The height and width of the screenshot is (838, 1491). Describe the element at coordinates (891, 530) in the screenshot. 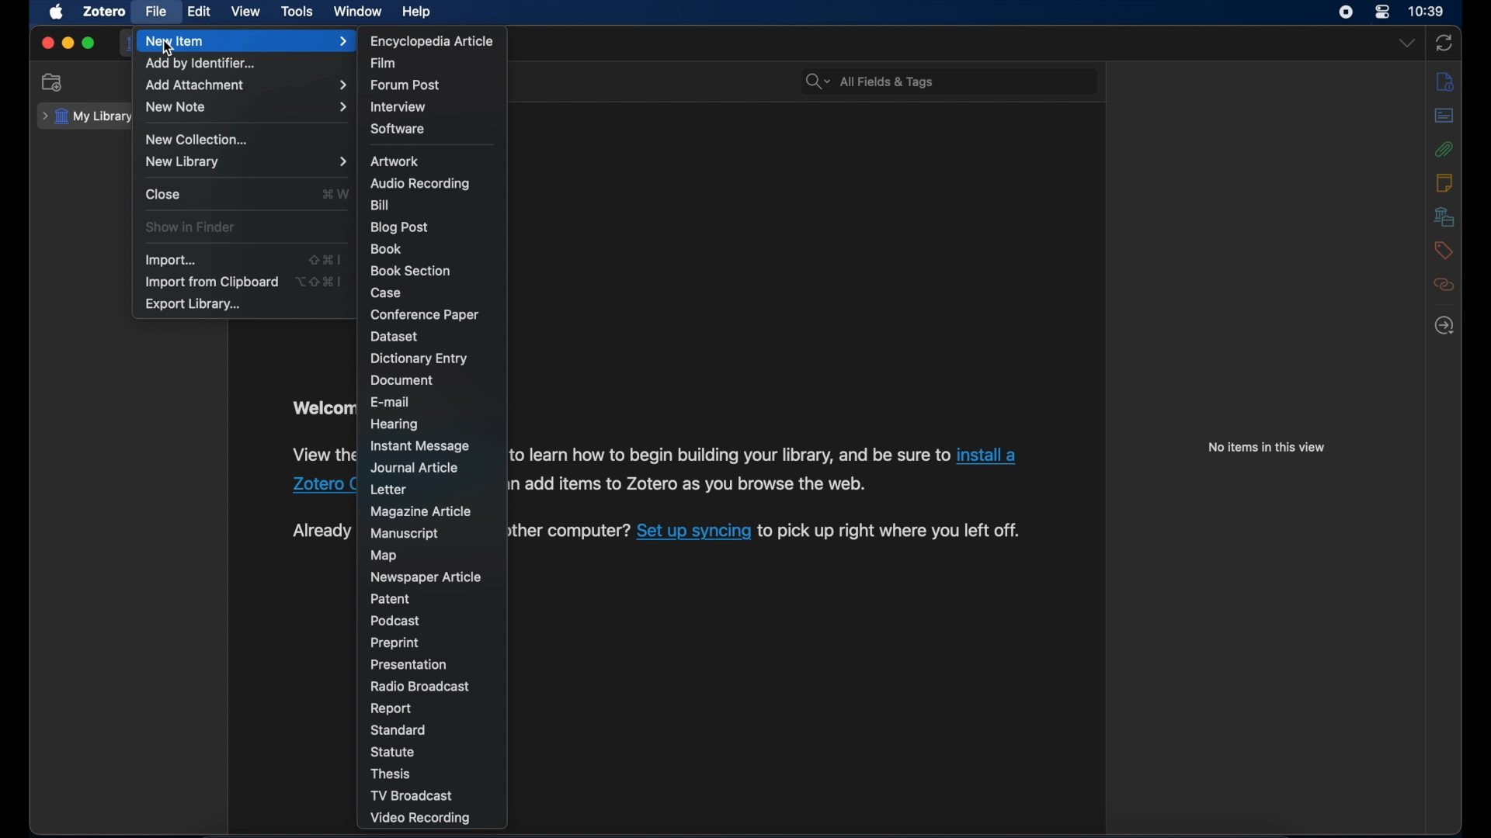

I see `to pick up right where you left off.` at that location.